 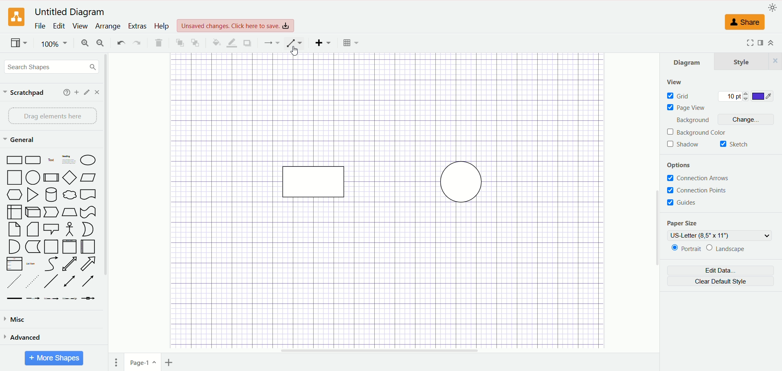 I want to click on Irregular Flag, so click(x=88, y=212).